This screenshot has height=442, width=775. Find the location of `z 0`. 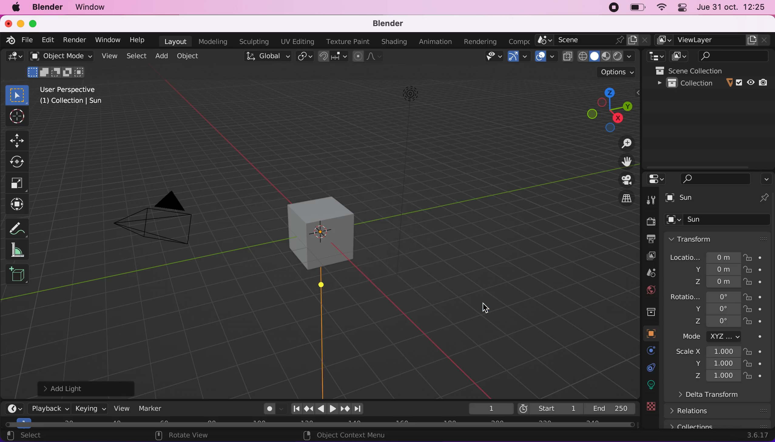

z 0 is located at coordinates (715, 322).